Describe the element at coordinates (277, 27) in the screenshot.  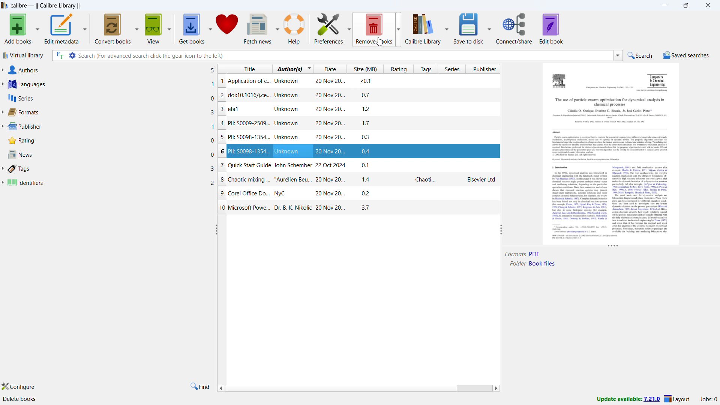
I see `fetch news options` at that location.